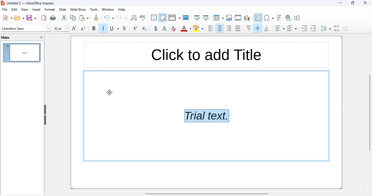  What do you see at coordinates (258, 28) in the screenshot?
I see `center vertically` at bounding box center [258, 28].